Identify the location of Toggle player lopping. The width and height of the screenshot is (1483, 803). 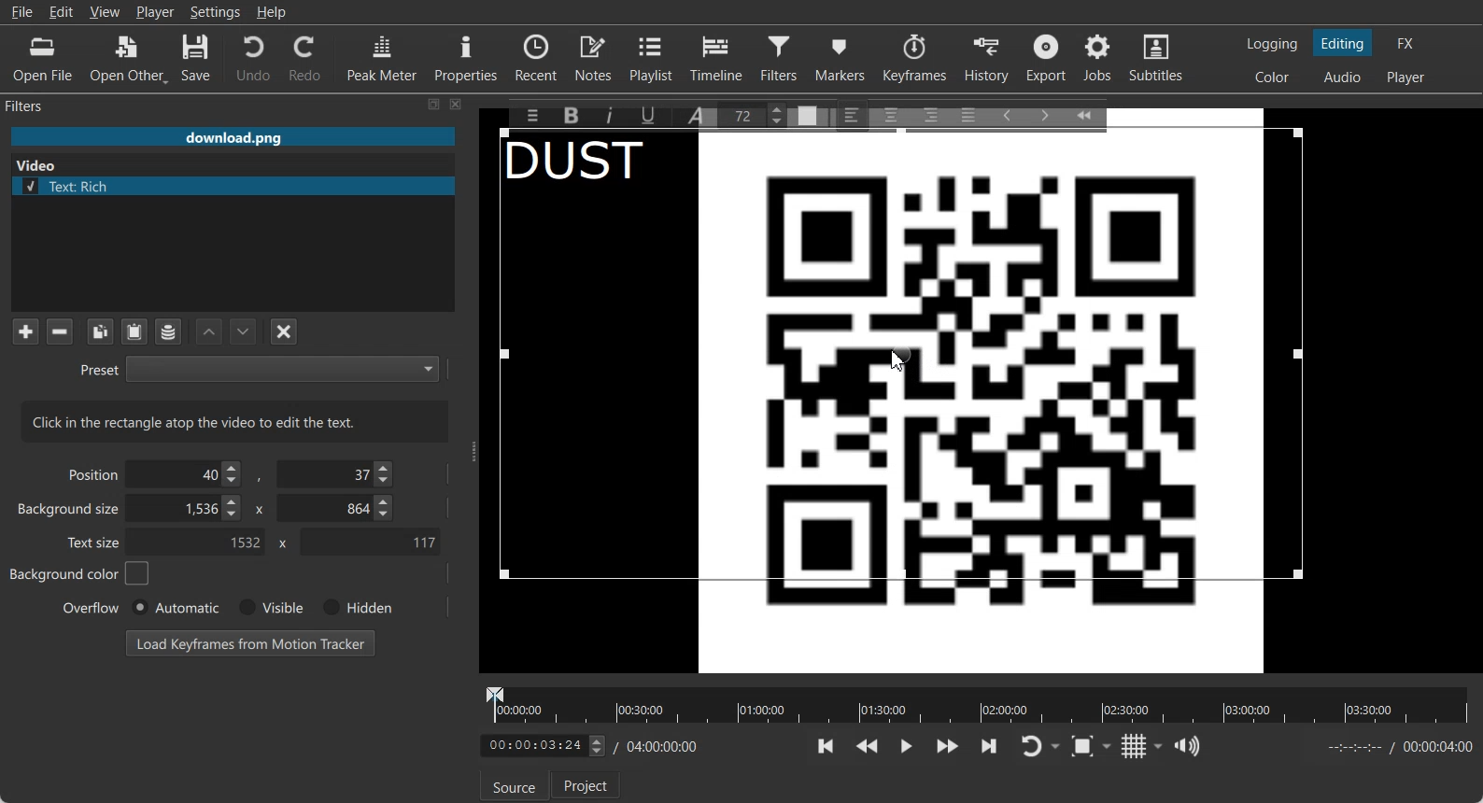
(1028, 747).